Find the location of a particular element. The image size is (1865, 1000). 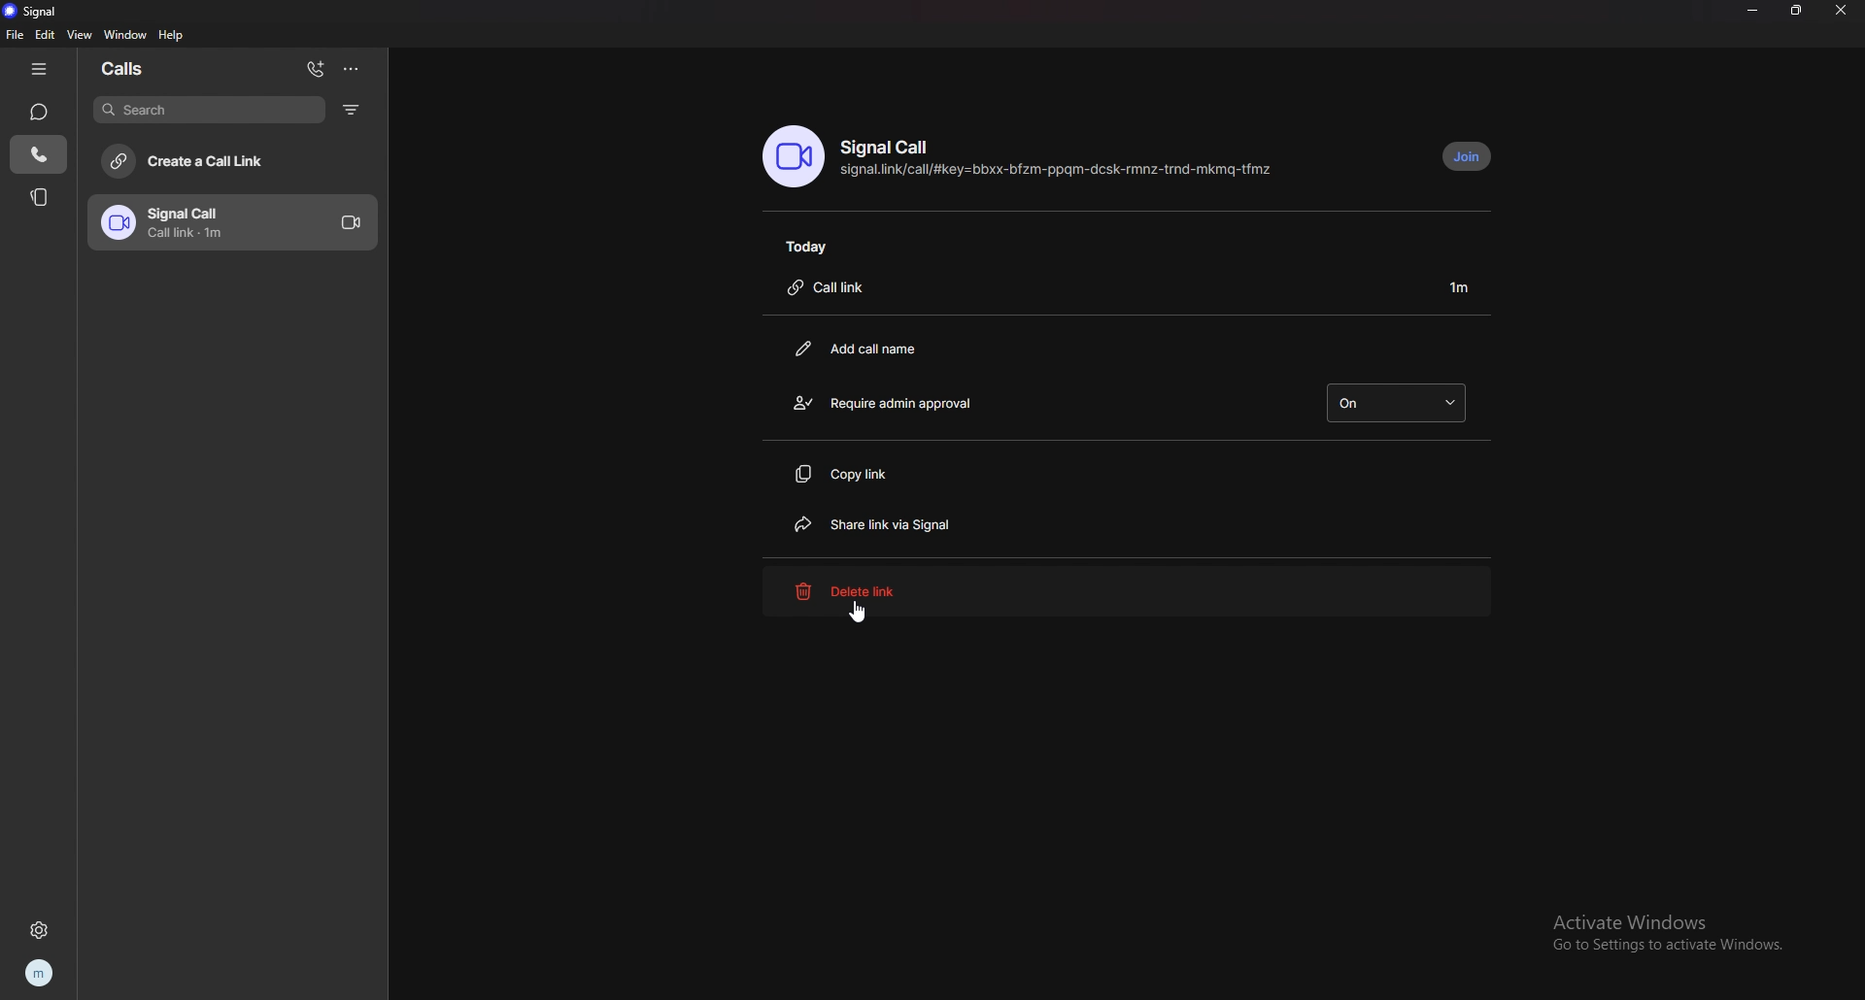

minimize is located at coordinates (1753, 9).